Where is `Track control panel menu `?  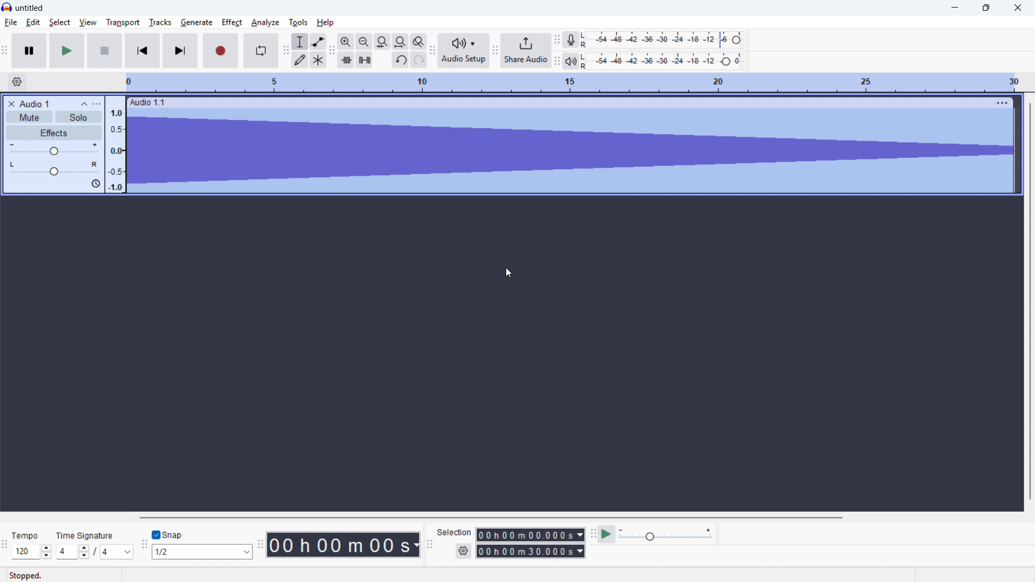
Track control panel menu  is located at coordinates (96, 103).